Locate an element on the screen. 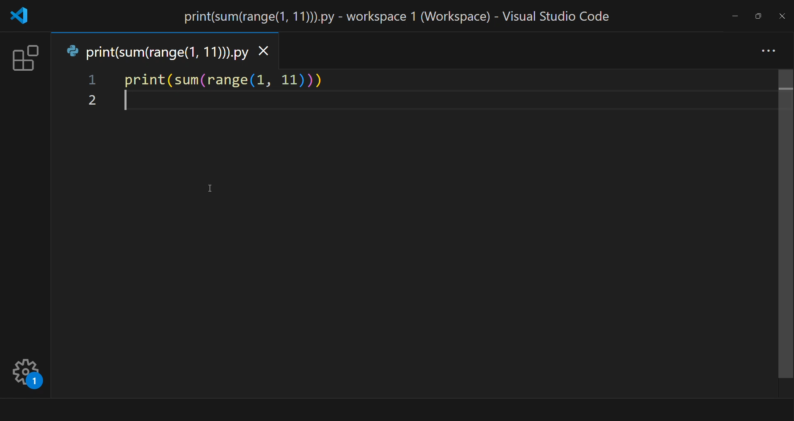  tab name is located at coordinates (156, 50).